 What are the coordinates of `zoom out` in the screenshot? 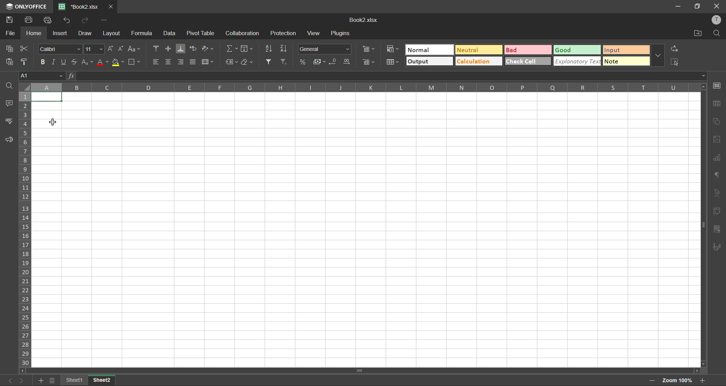 It's located at (650, 381).